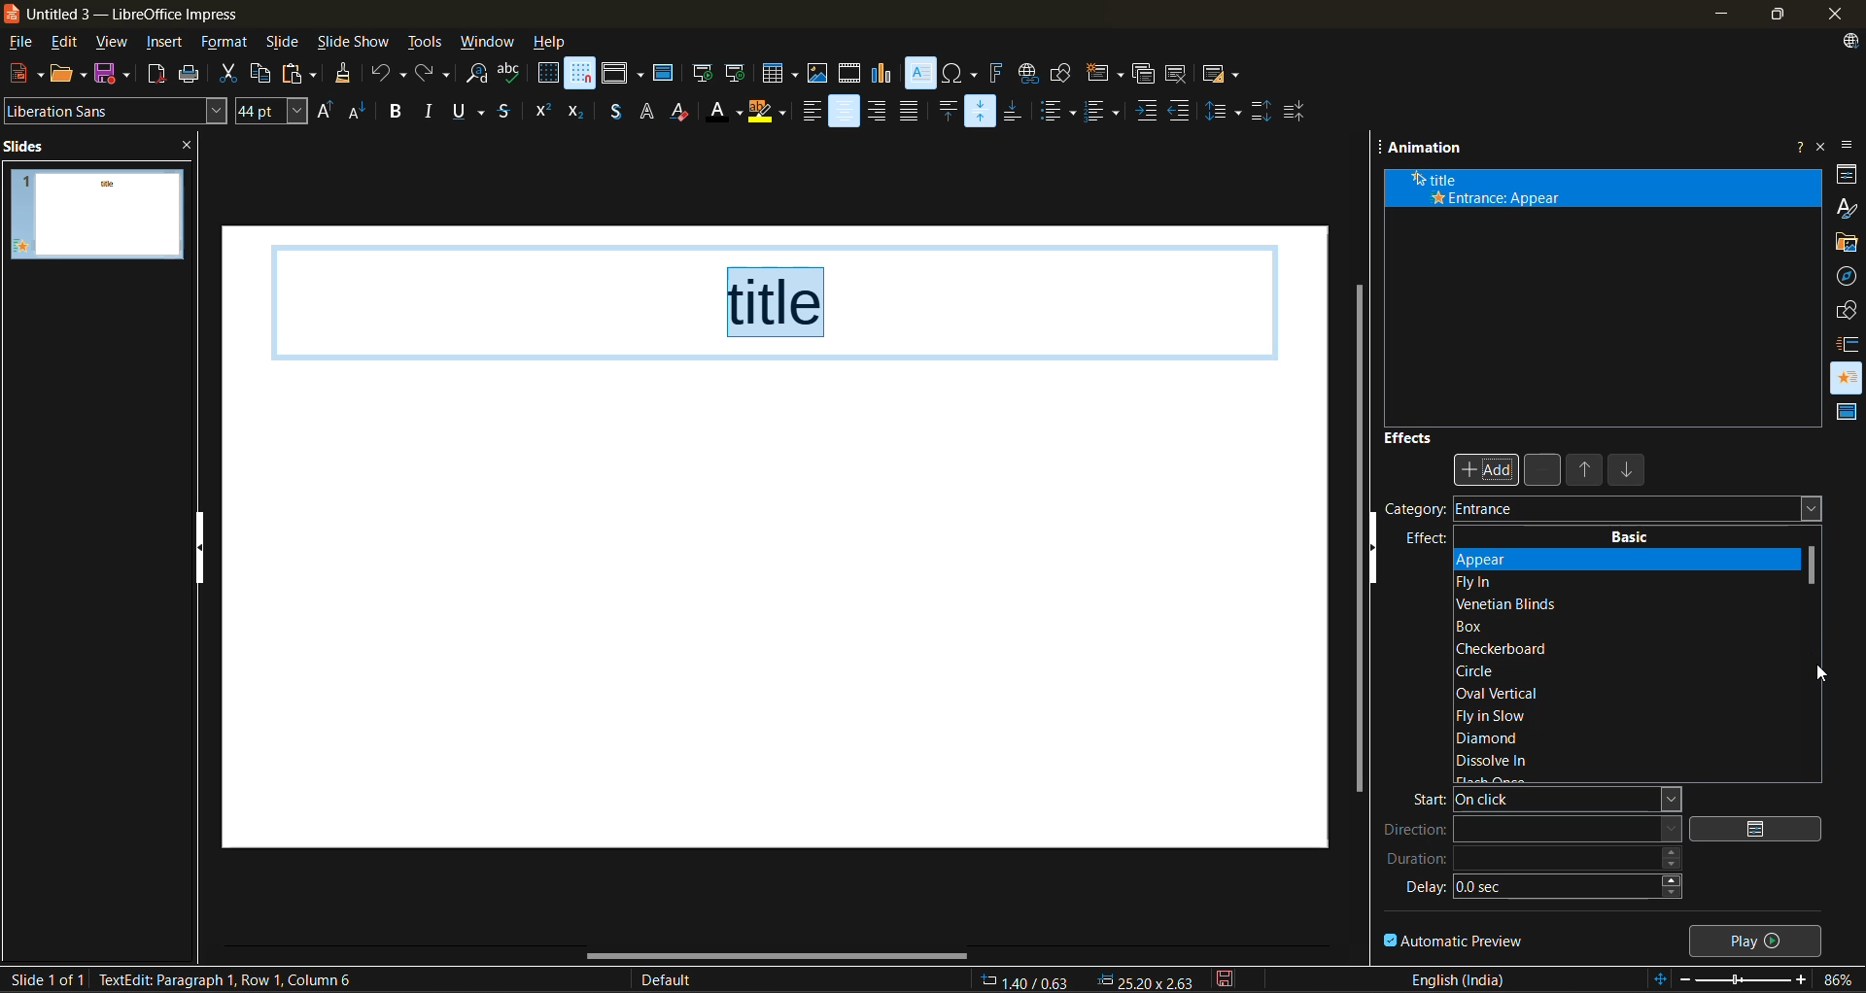 The height and width of the screenshot is (993, 1866). What do you see at coordinates (1535, 865) in the screenshot?
I see `duration` at bounding box center [1535, 865].